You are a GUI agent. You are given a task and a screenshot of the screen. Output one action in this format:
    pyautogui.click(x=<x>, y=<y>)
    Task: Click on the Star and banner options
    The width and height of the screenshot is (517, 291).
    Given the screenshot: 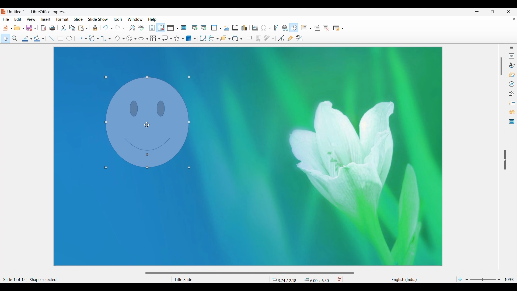 What is the action you would take?
    pyautogui.click(x=183, y=39)
    